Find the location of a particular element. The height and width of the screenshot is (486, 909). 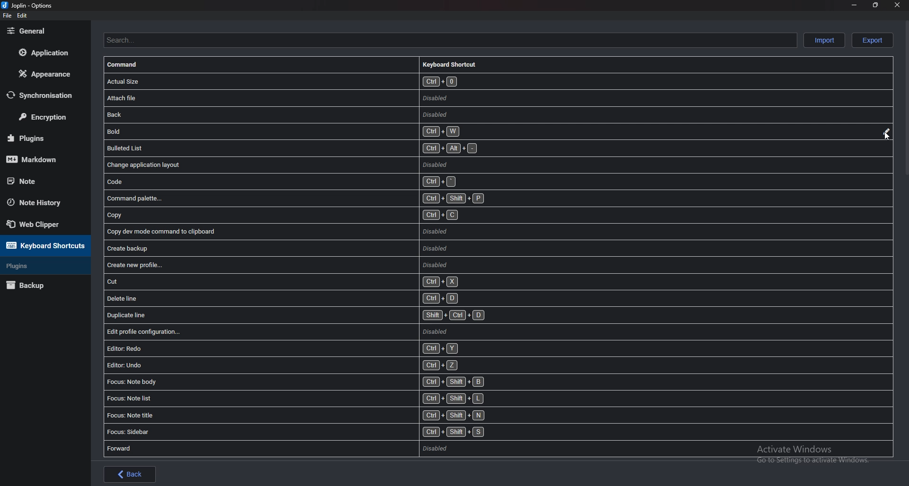

Create backup is located at coordinates (280, 249).